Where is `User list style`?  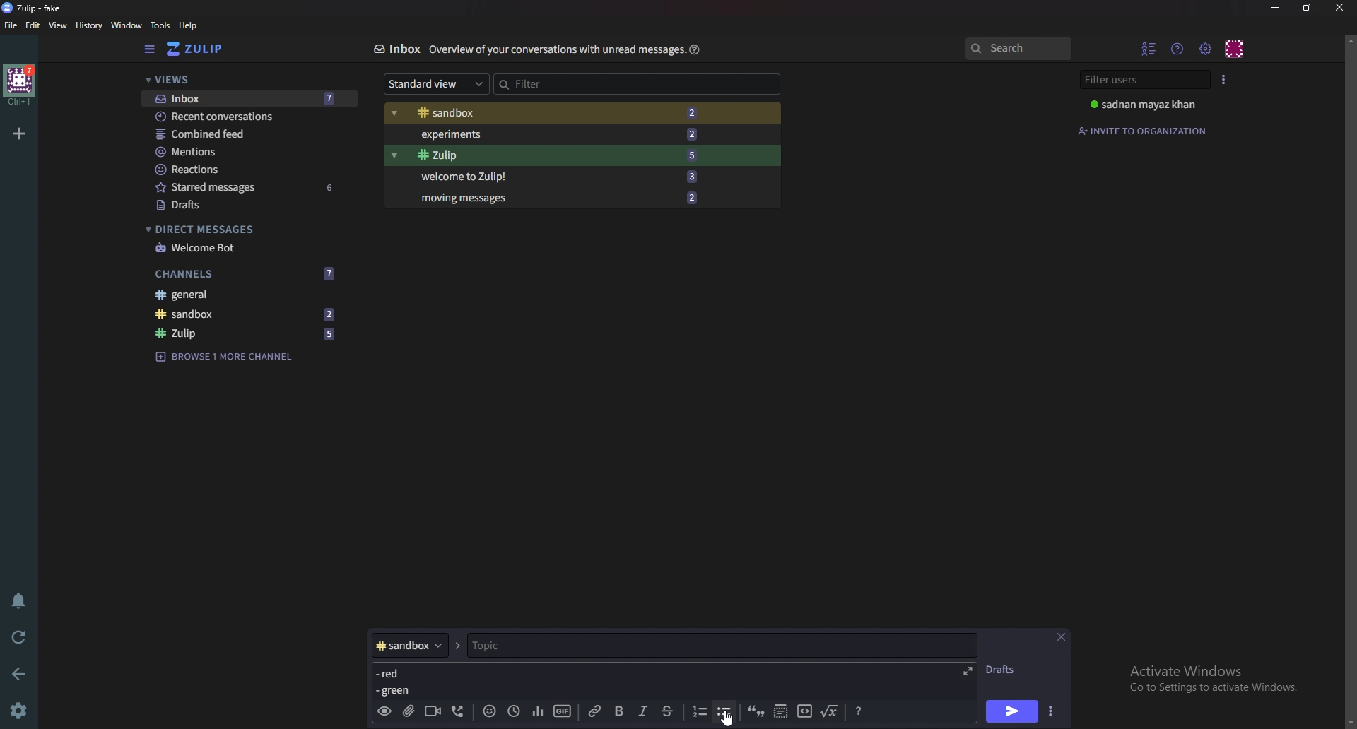 User list style is located at coordinates (1223, 79).